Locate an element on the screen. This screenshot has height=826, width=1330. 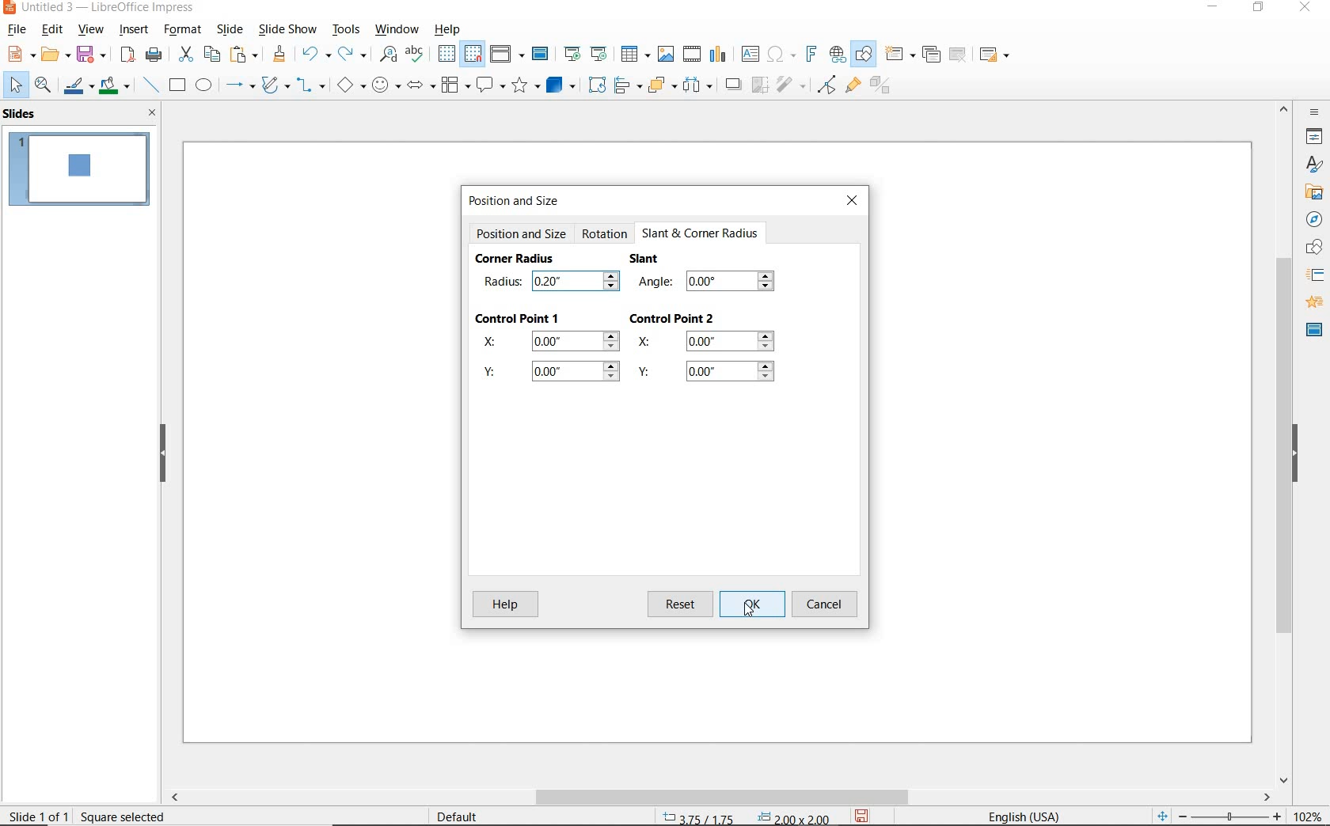
master slide is located at coordinates (544, 53).